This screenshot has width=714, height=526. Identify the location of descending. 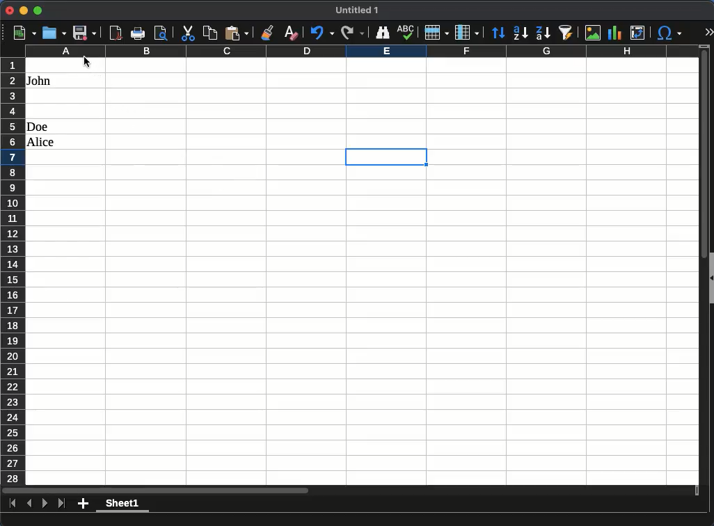
(544, 33).